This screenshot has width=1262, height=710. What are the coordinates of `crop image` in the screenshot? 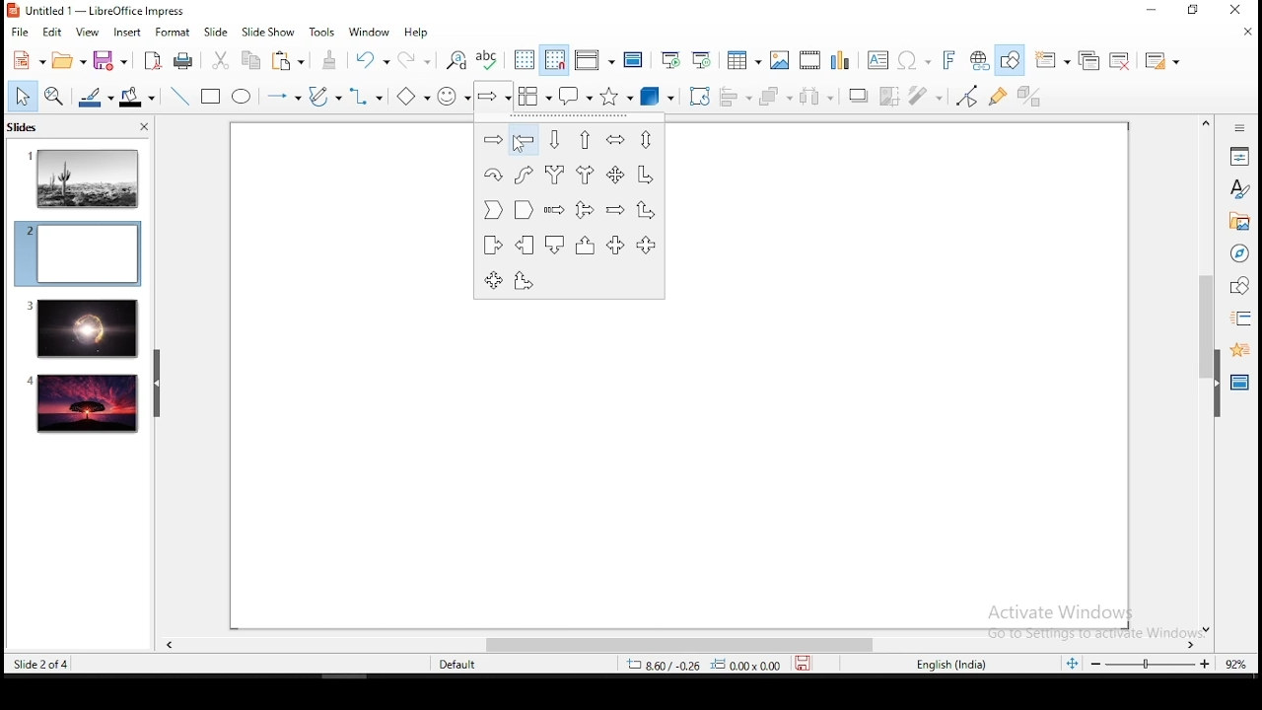 It's located at (893, 95).